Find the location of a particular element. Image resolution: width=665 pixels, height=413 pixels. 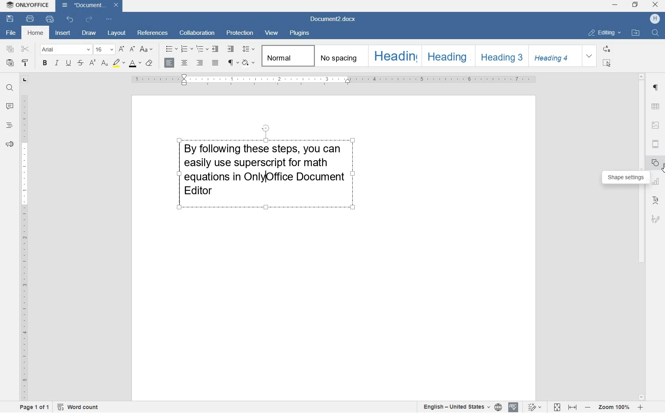

underline is located at coordinates (68, 63).